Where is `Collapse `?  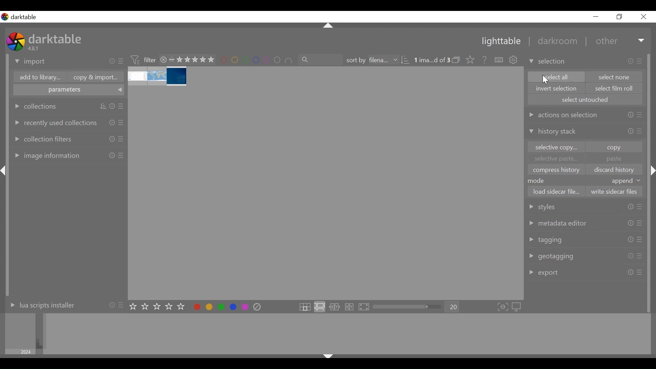
Collapse  is located at coordinates (328, 357).